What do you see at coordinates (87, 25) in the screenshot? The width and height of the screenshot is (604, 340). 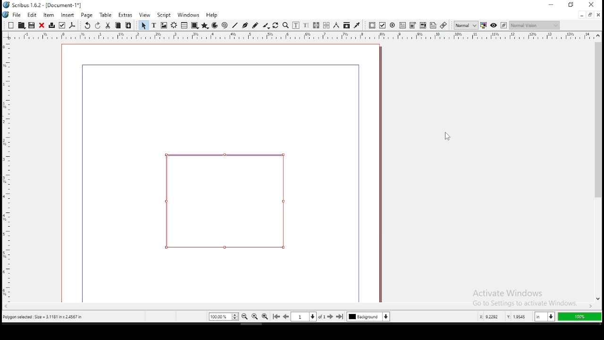 I see `undo` at bounding box center [87, 25].